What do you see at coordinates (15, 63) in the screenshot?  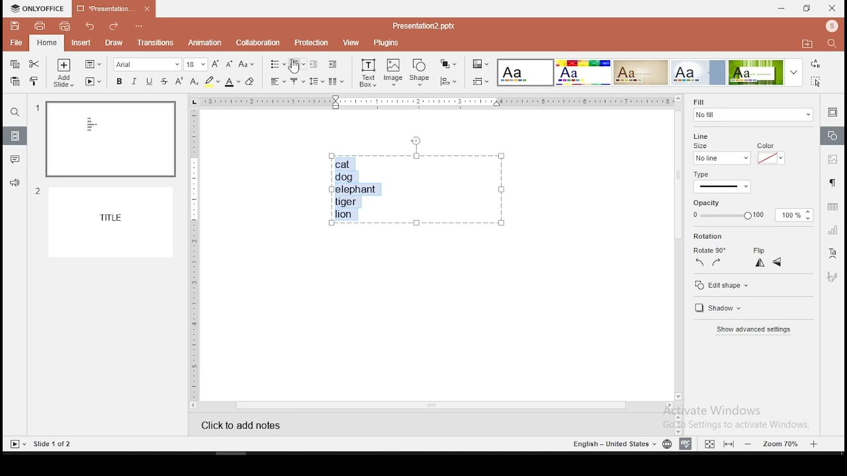 I see `copy` at bounding box center [15, 63].